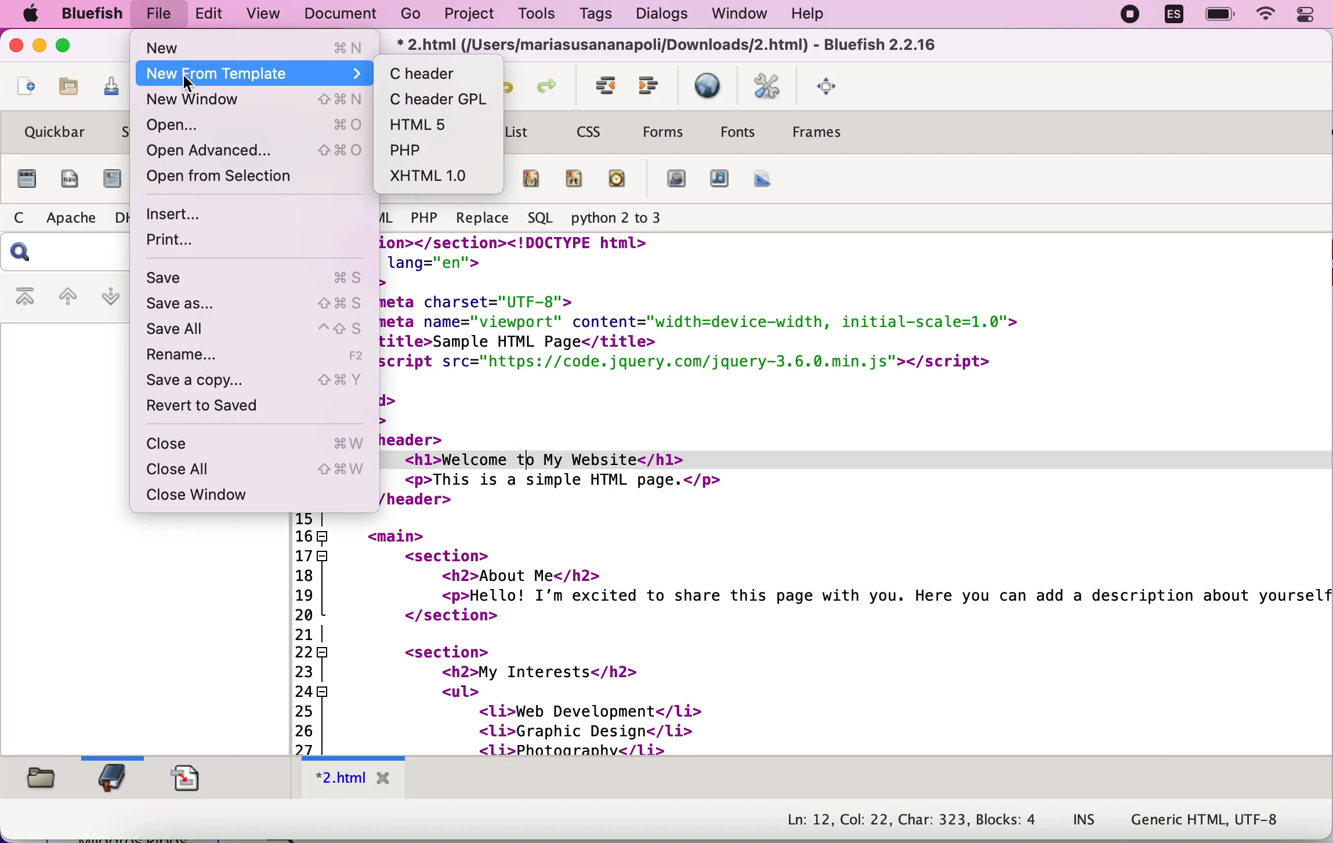 The width and height of the screenshot is (1333, 843). What do you see at coordinates (737, 131) in the screenshot?
I see `fonts` at bounding box center [737, 131].